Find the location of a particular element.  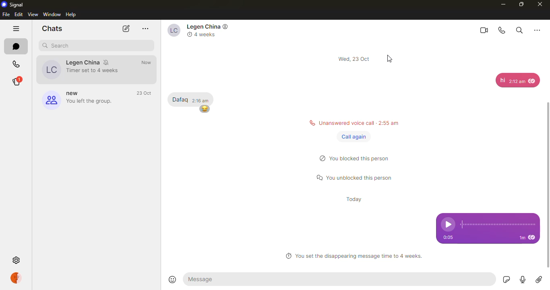

window is located at coordinates (52, 14).